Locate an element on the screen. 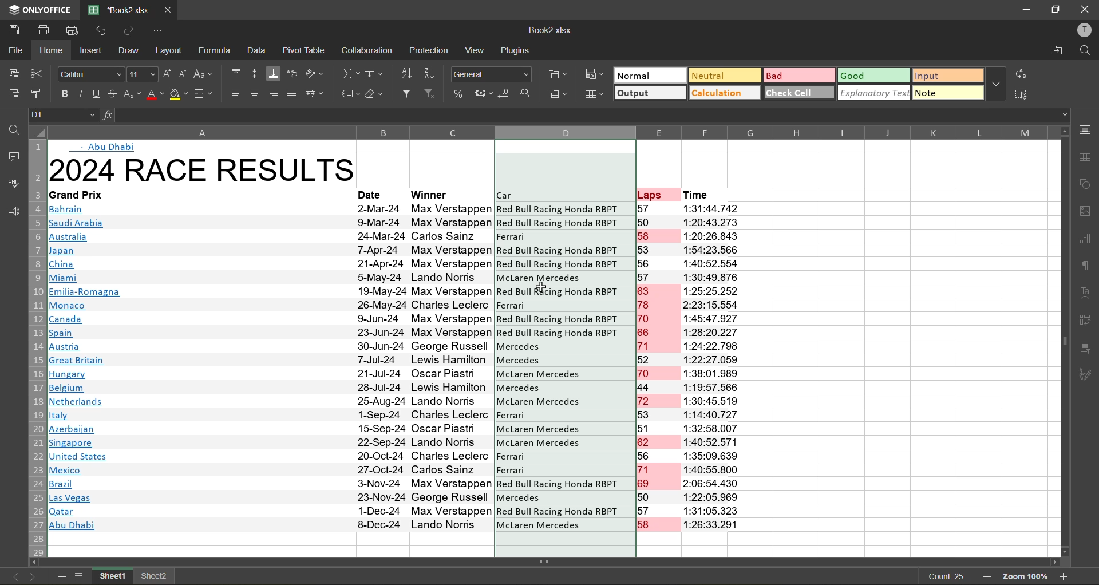  plugins is located at coordinates (515, 50).